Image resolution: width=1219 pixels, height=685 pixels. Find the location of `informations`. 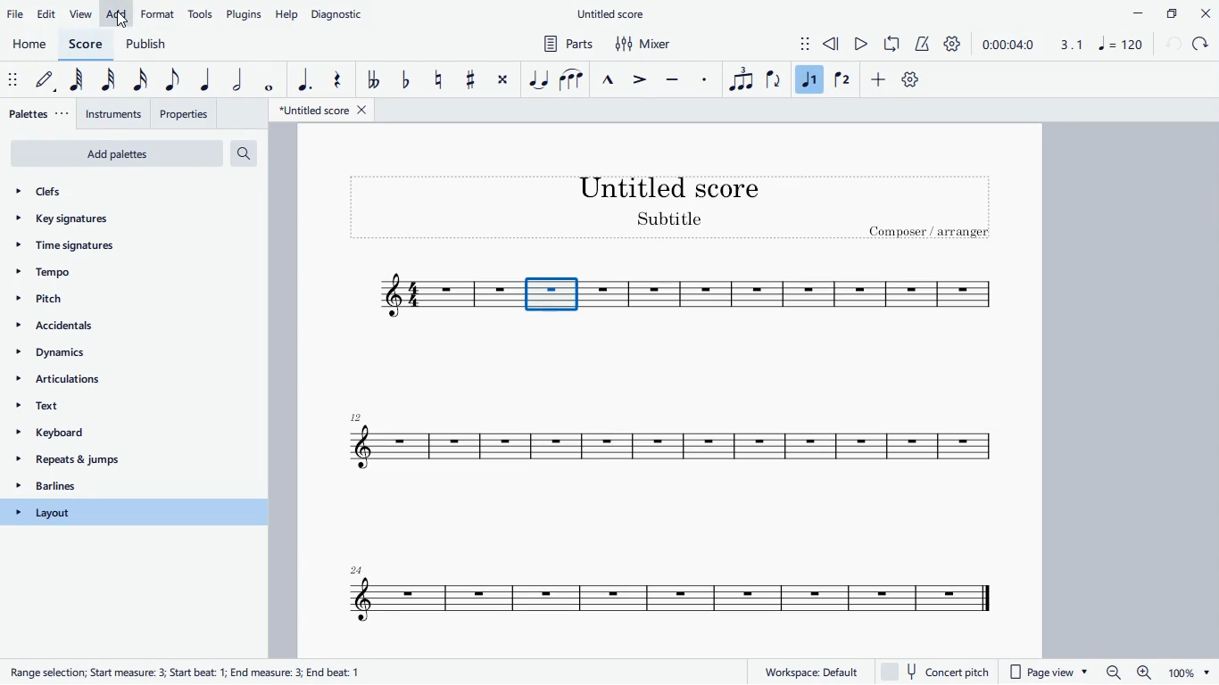

informations is located at coordinates (188, 670).